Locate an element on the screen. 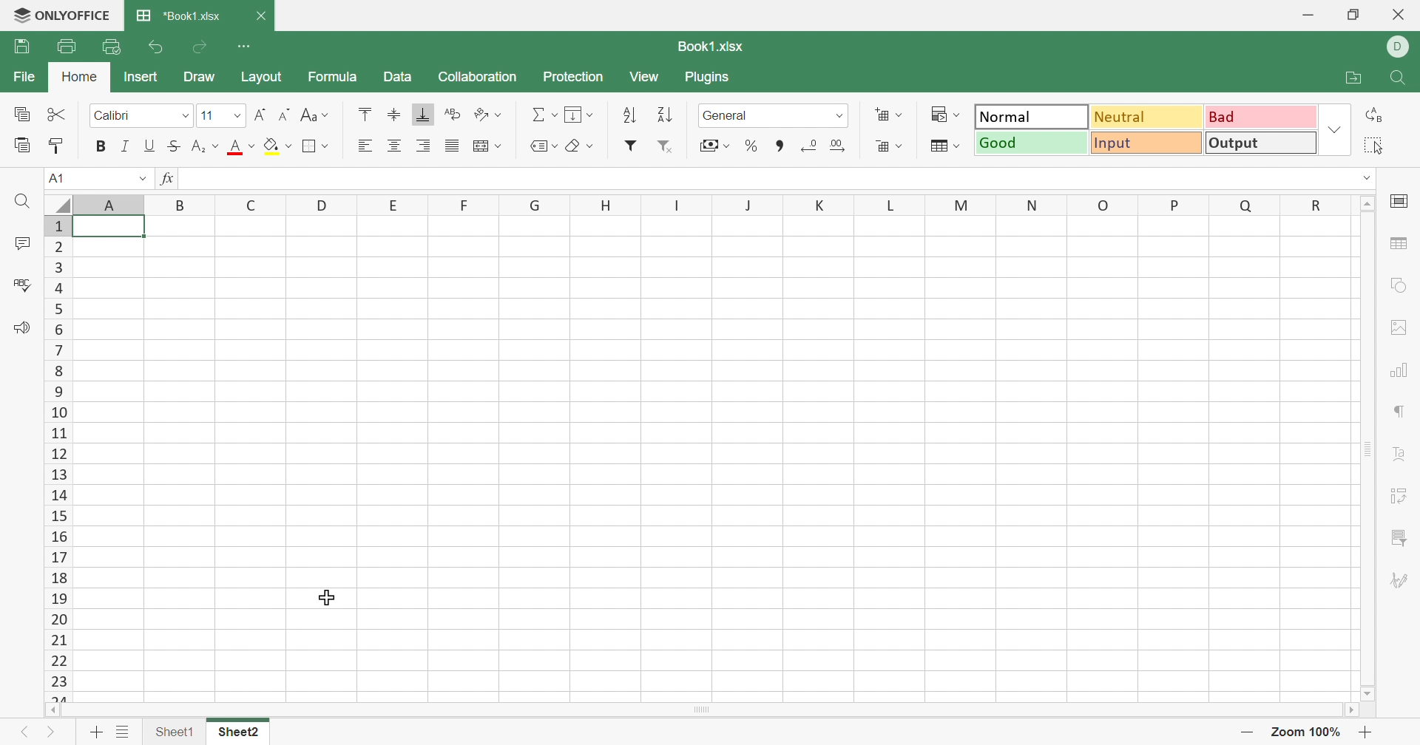  D is located at coordinates (1396, 49).